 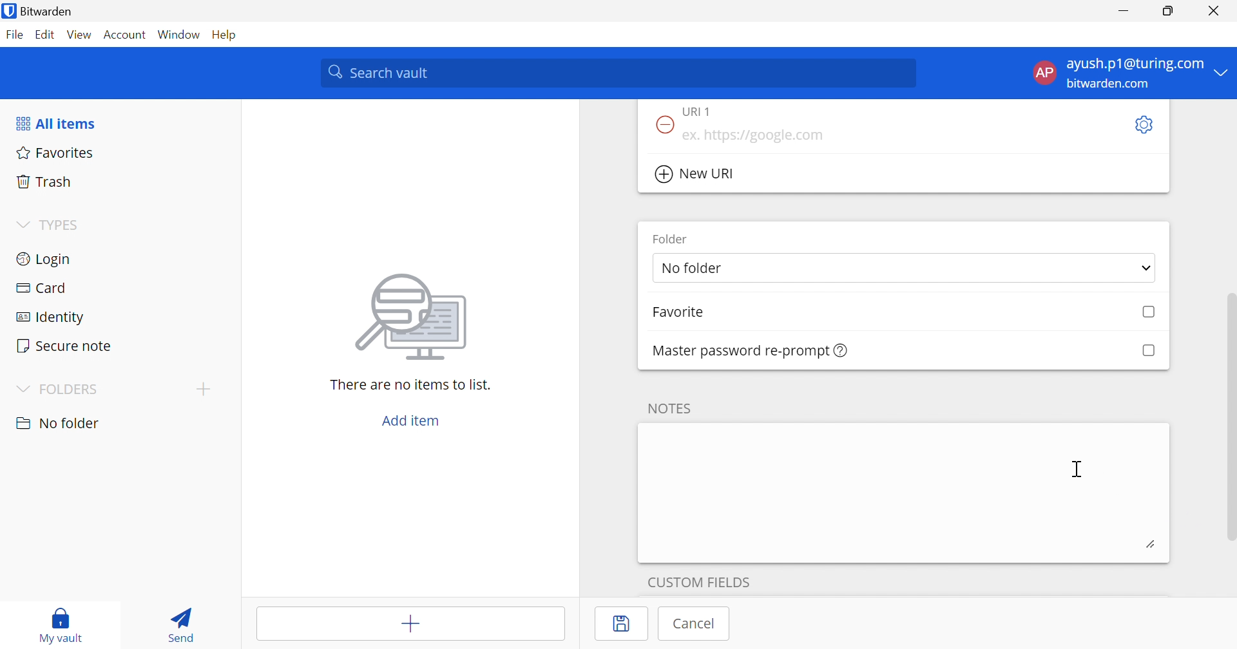 I want to click on Card, so click(x=41, y=288).